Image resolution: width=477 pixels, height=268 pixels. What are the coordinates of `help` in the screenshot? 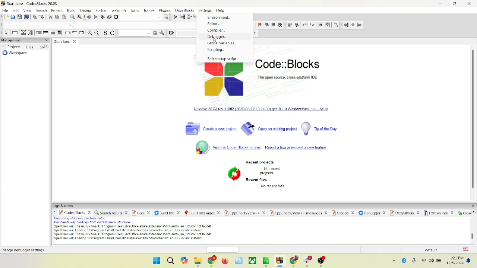 It's located at (328, 25).